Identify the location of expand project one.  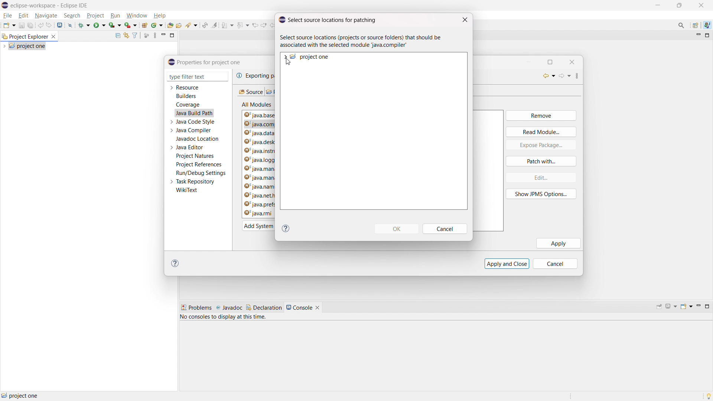
(285, 56).